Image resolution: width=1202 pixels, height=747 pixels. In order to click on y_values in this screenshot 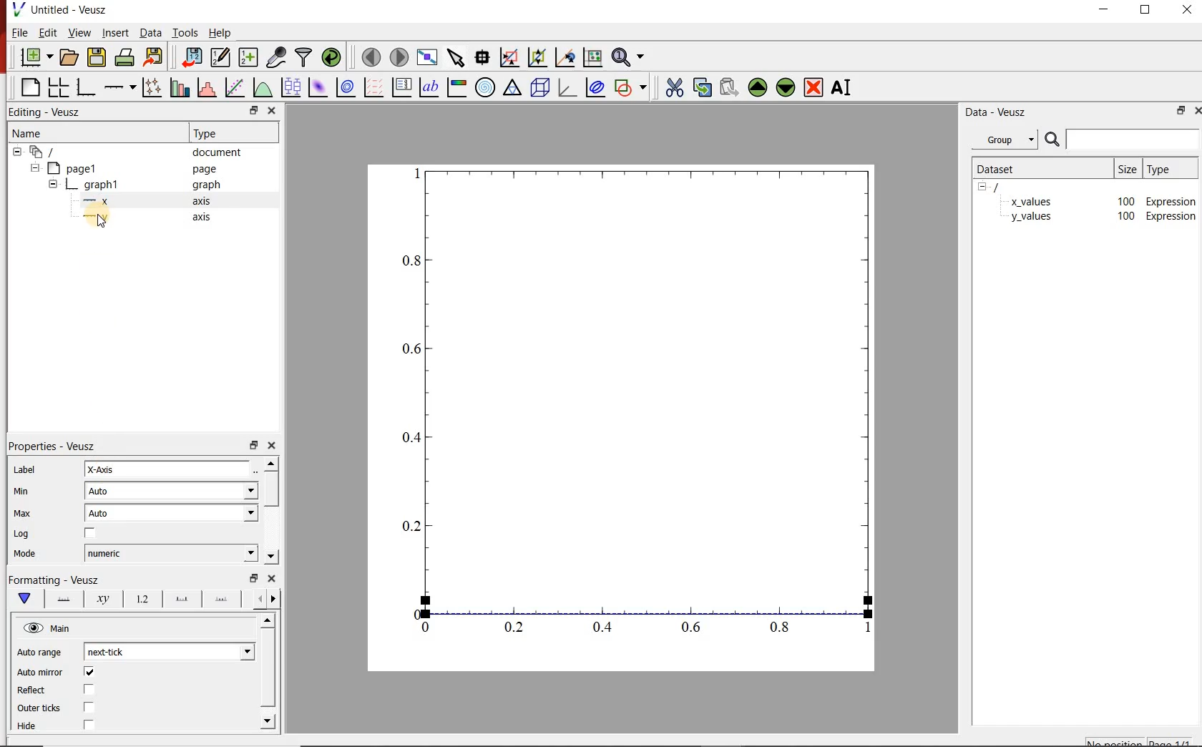, I will do `click(1031, 218)`.